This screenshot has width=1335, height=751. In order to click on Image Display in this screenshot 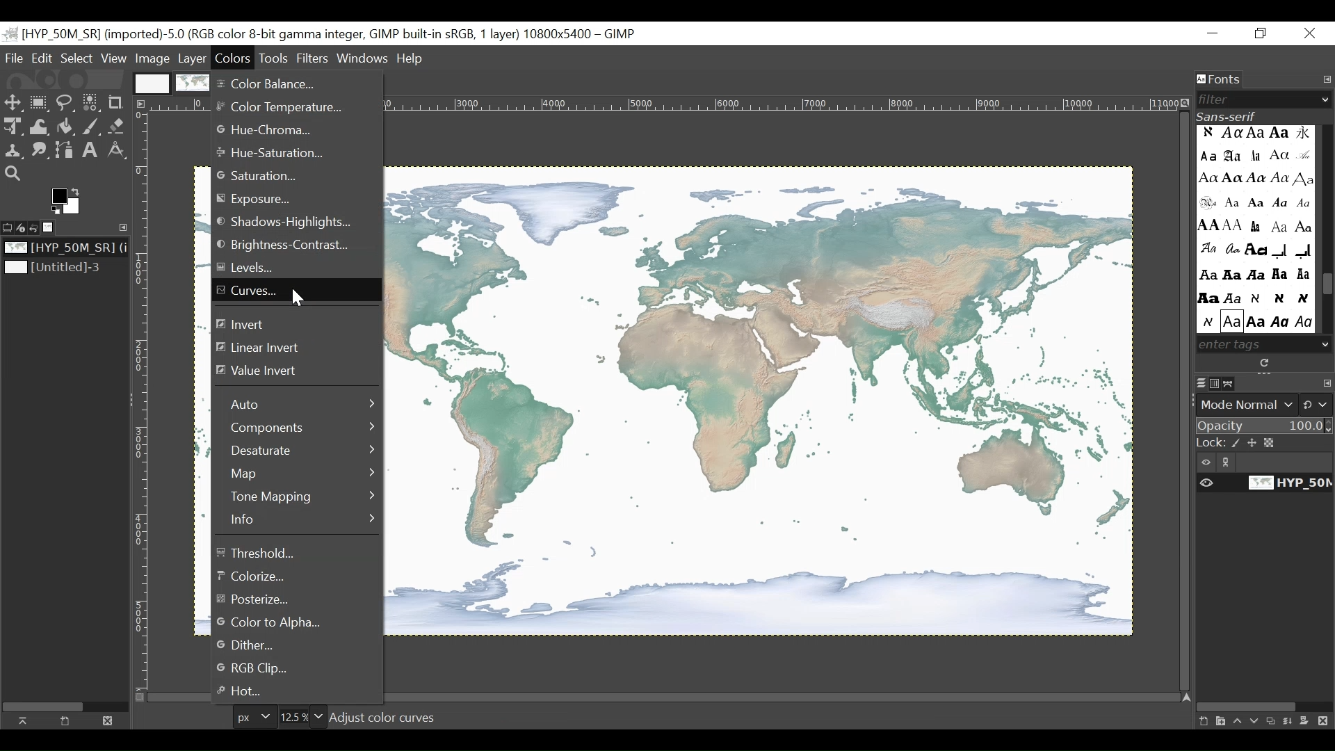, I will do `click(173, 83)`.